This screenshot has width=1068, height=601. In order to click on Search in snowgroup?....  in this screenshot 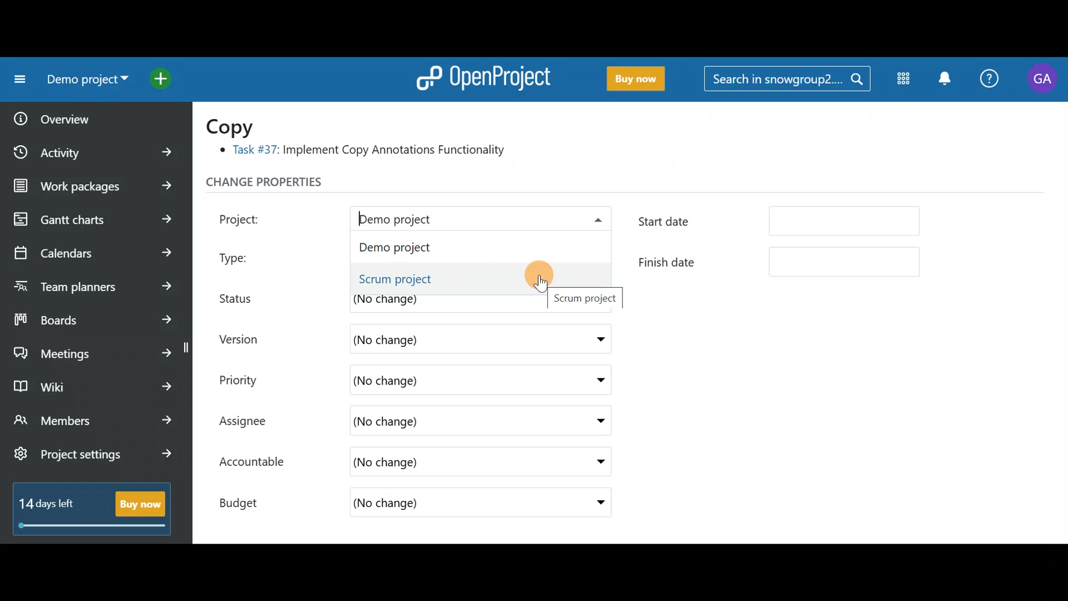, I will do `click(788, 80)`.